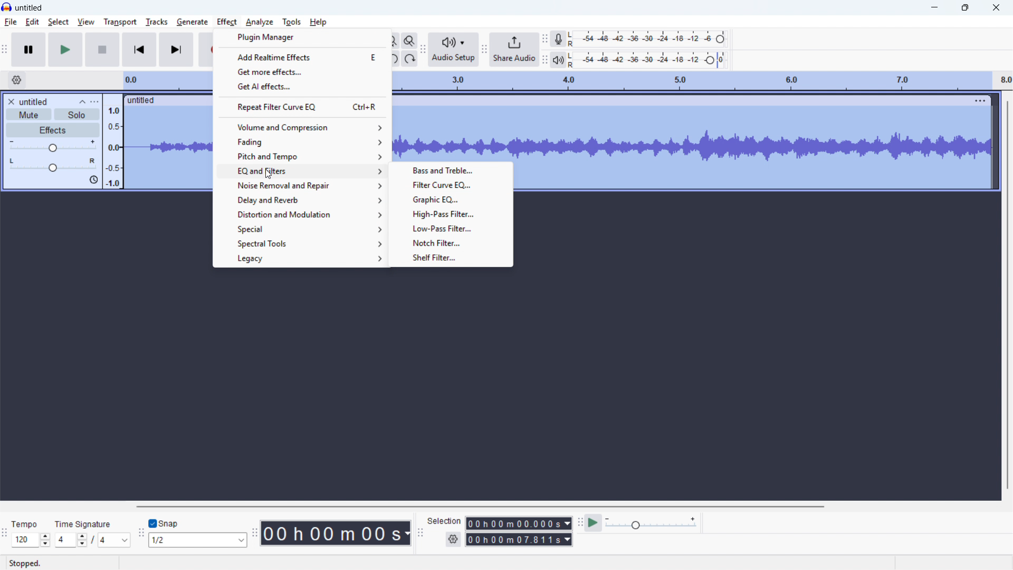 The width and height of the screenshot is (1013, 570). I want to click on Spectral tools , so click(300, 243).